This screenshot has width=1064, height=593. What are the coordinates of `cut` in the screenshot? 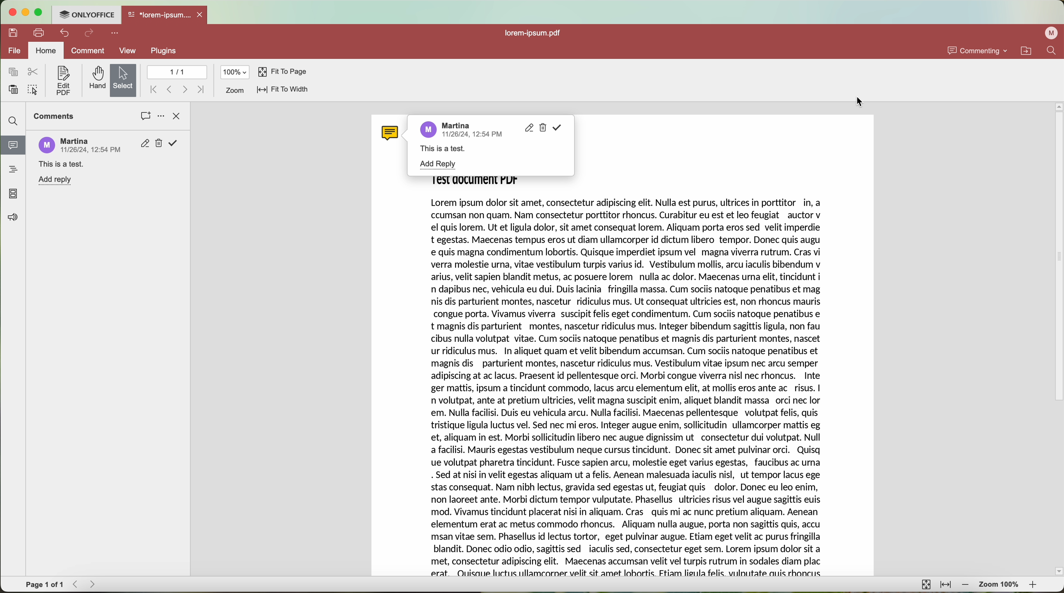 It's located at (35, 71).